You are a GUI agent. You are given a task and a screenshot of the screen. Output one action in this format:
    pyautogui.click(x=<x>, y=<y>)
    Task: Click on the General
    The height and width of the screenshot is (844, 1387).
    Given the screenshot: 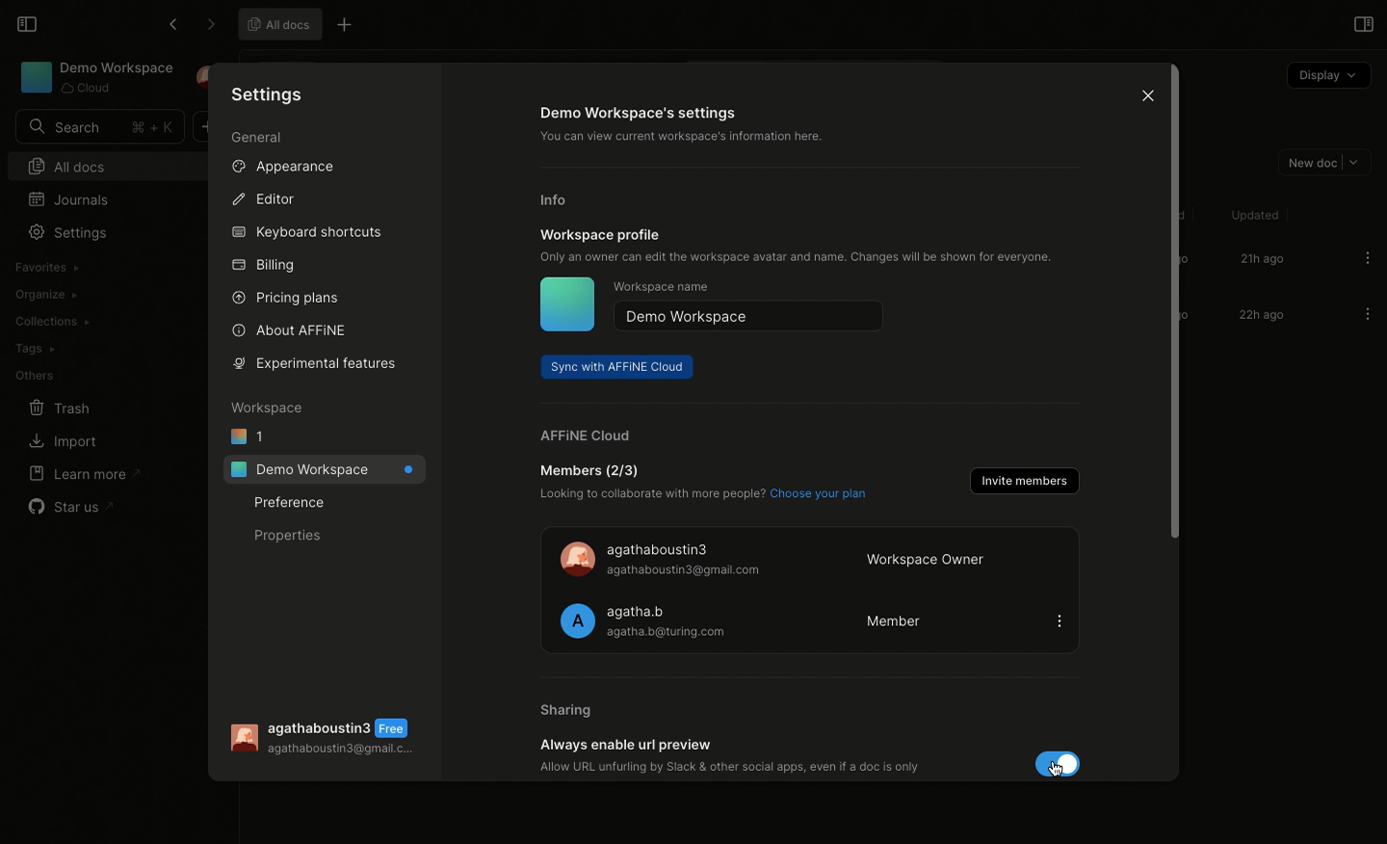 What is the action you would take?
    pyautogui.click(x=258, y=140)
    